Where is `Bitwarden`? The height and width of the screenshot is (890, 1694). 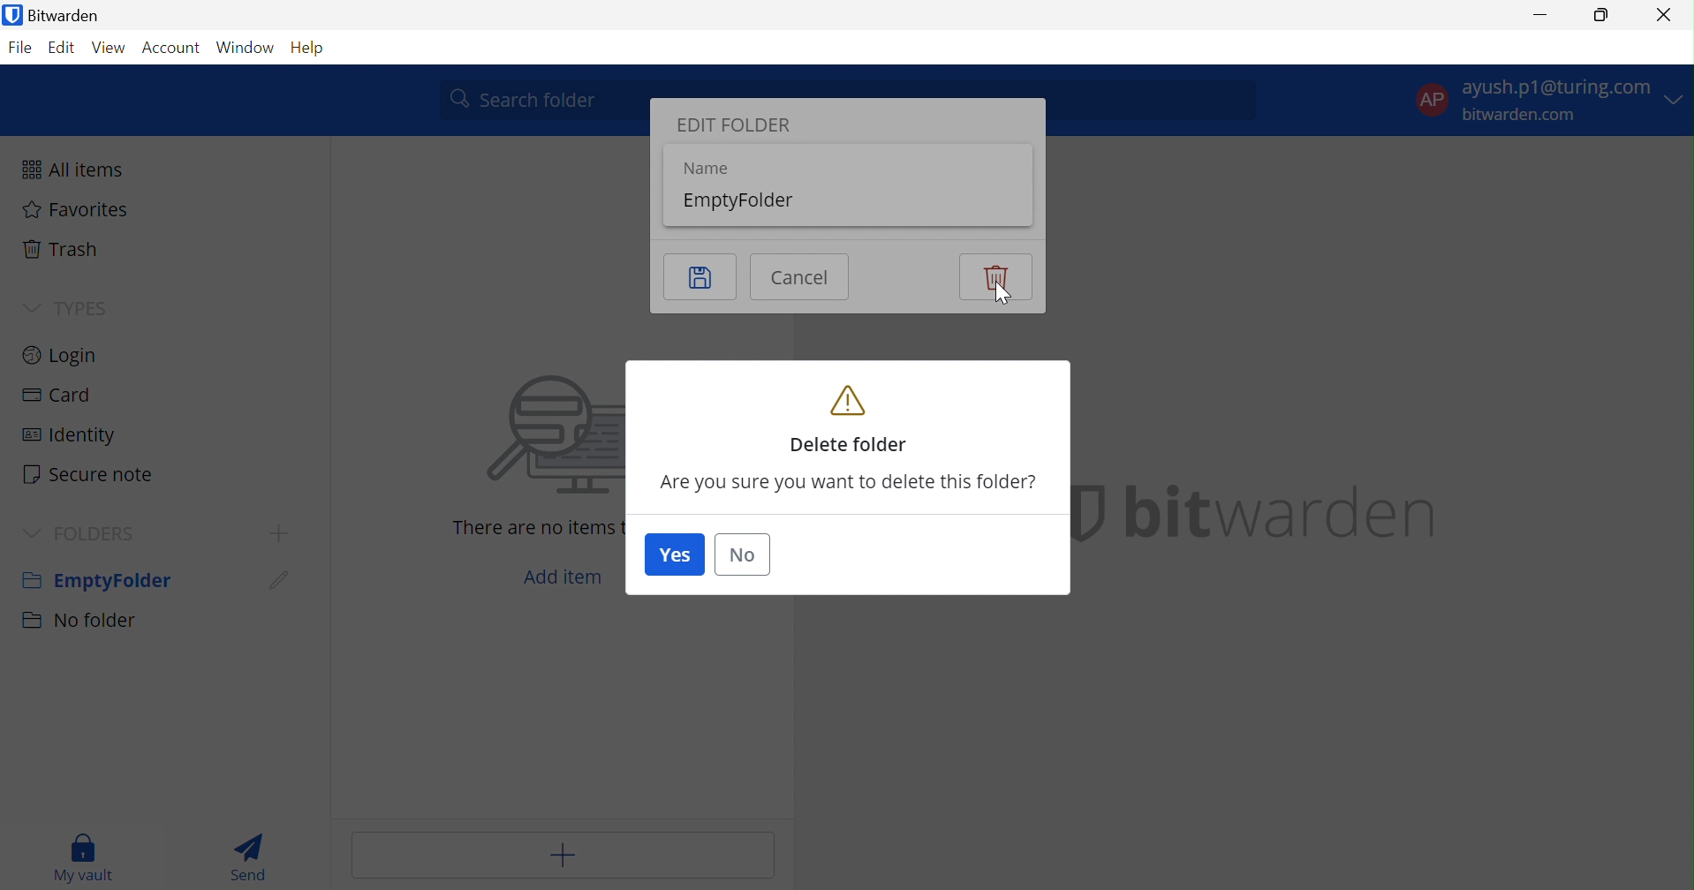 Bitwarden is located at coordinates (54, 14).